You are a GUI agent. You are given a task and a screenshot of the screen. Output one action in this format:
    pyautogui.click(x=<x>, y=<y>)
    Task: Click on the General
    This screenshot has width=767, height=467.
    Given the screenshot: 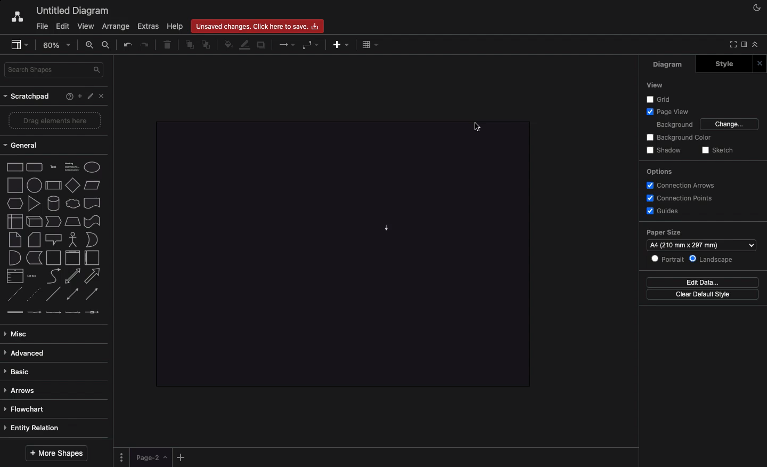 What is the action you would take?
    pyautogui.click(x=26, y=145)
    